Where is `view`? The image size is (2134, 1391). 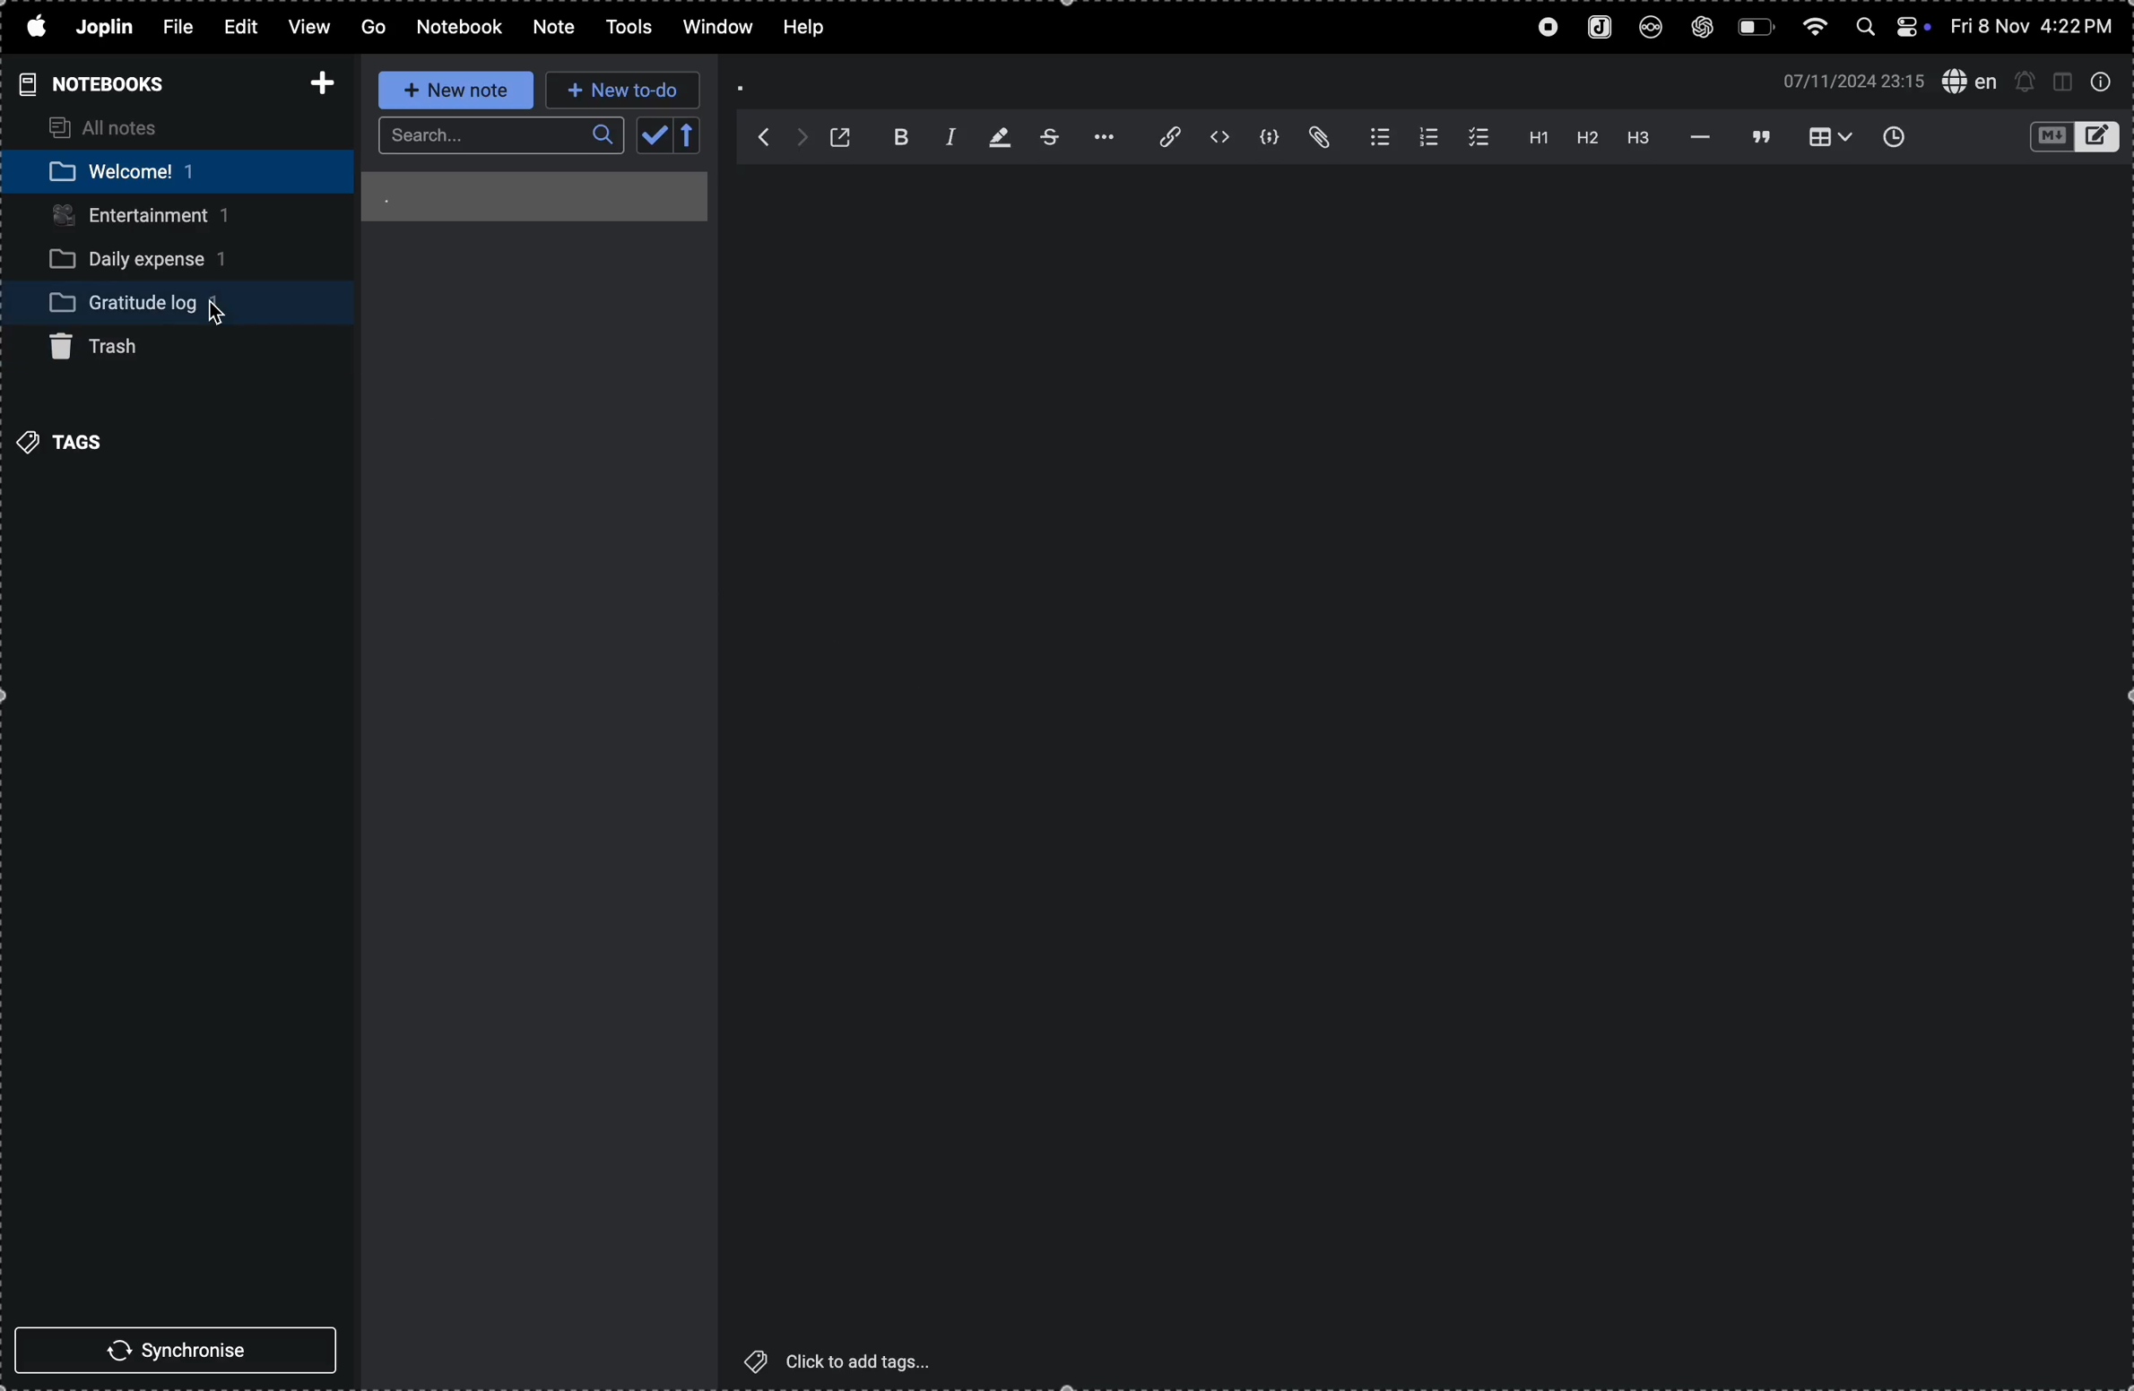 view is located at coordinates (308, 28).